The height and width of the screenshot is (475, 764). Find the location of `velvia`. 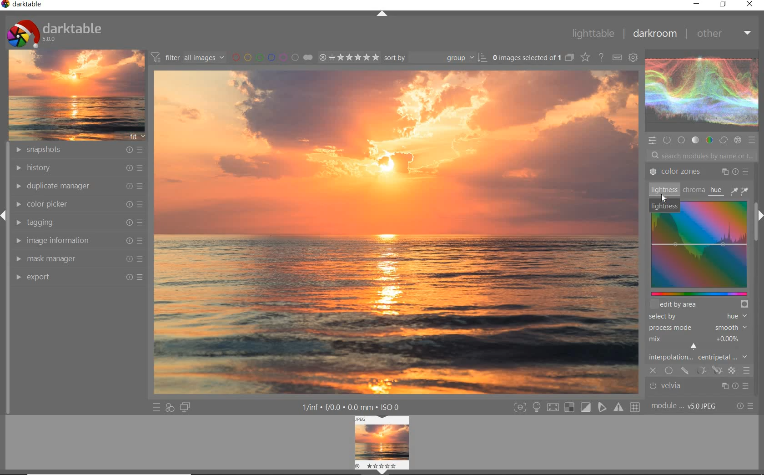

velvia is located at coordinates (696, 387).